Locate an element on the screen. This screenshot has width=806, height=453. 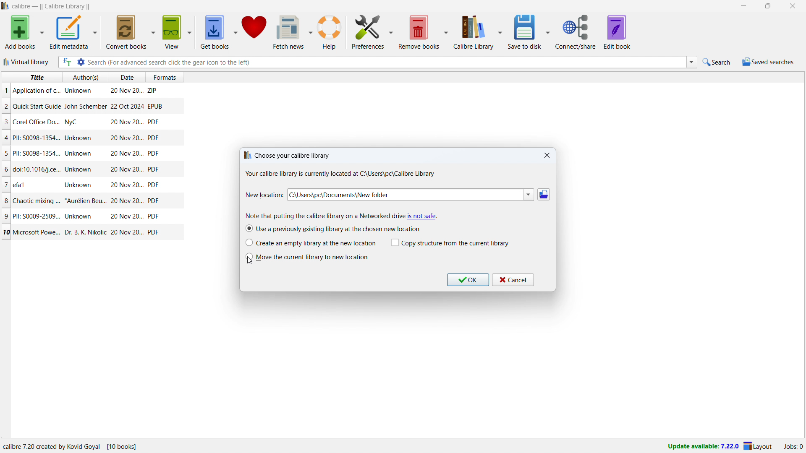
title is located at coordinates (36, 77).